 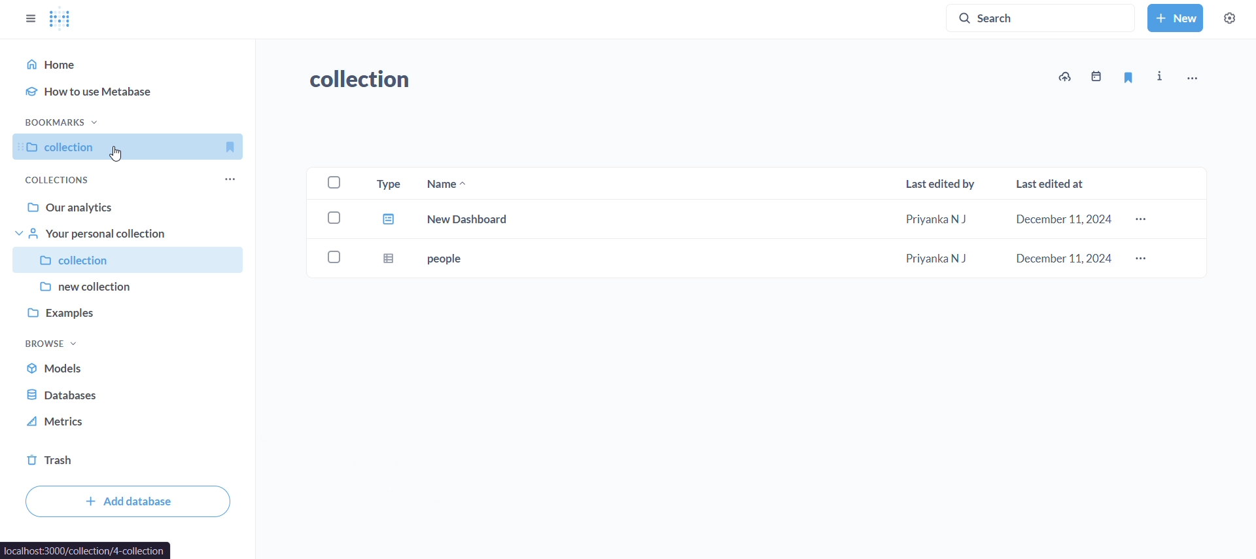 I want to click on collections, so click(x=56, y=180).